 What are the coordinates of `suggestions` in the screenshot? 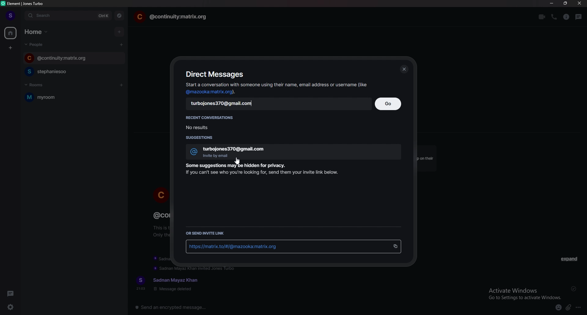 It's located at (204, 138).